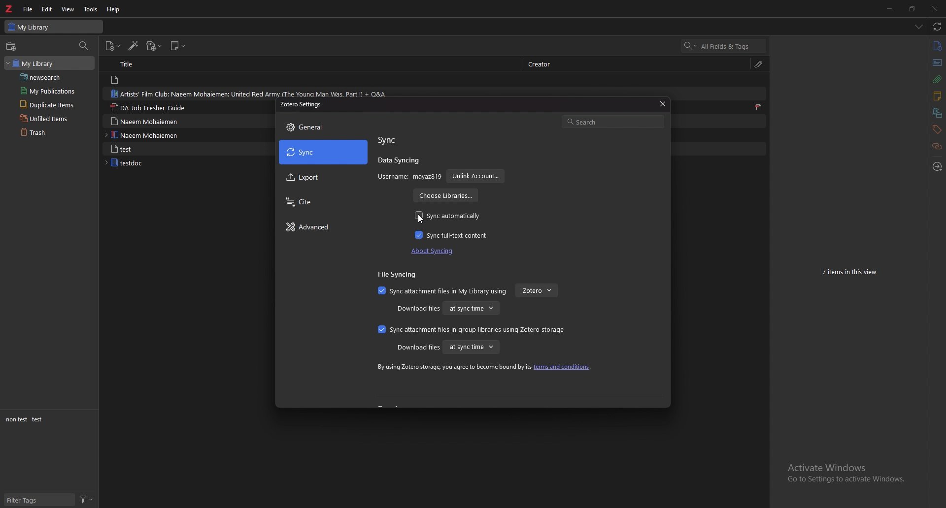 This screenshot has width=946, height=508. I want to click on attachment, so click(759, 63).